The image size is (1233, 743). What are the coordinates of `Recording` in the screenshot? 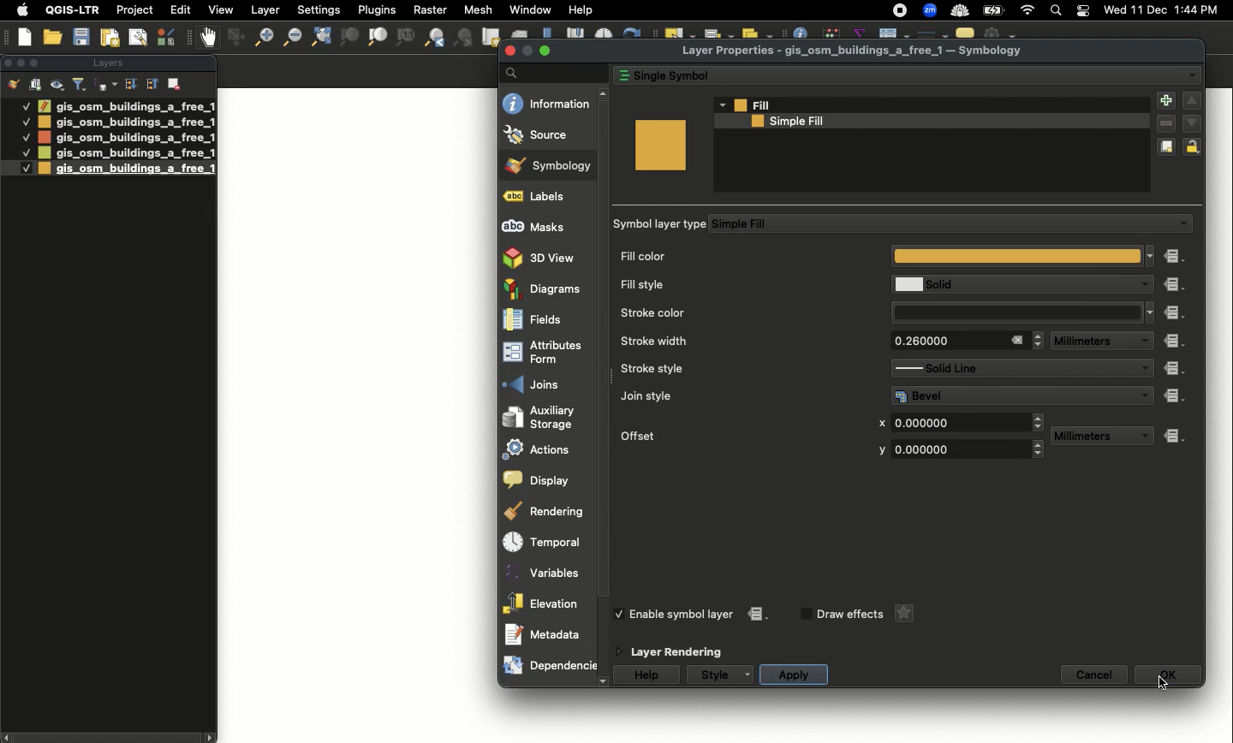 It's located at (900, 11).